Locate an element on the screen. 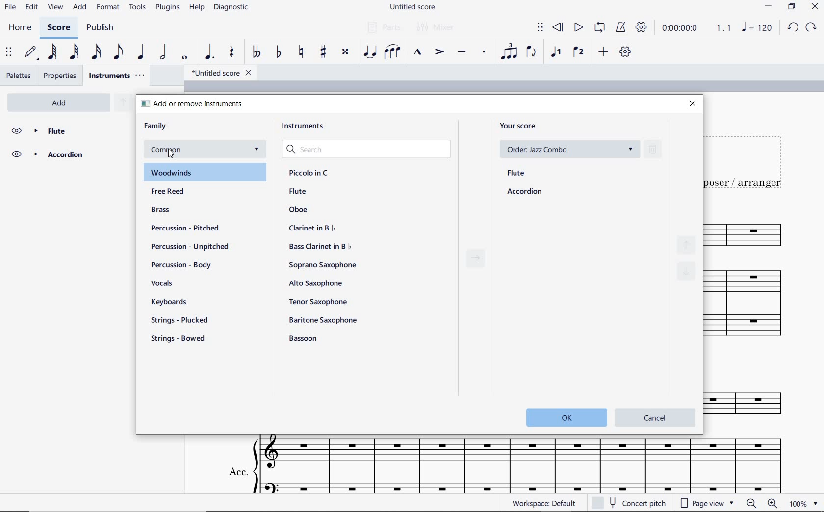  customize toolbar is located at coordinates (626, 52).